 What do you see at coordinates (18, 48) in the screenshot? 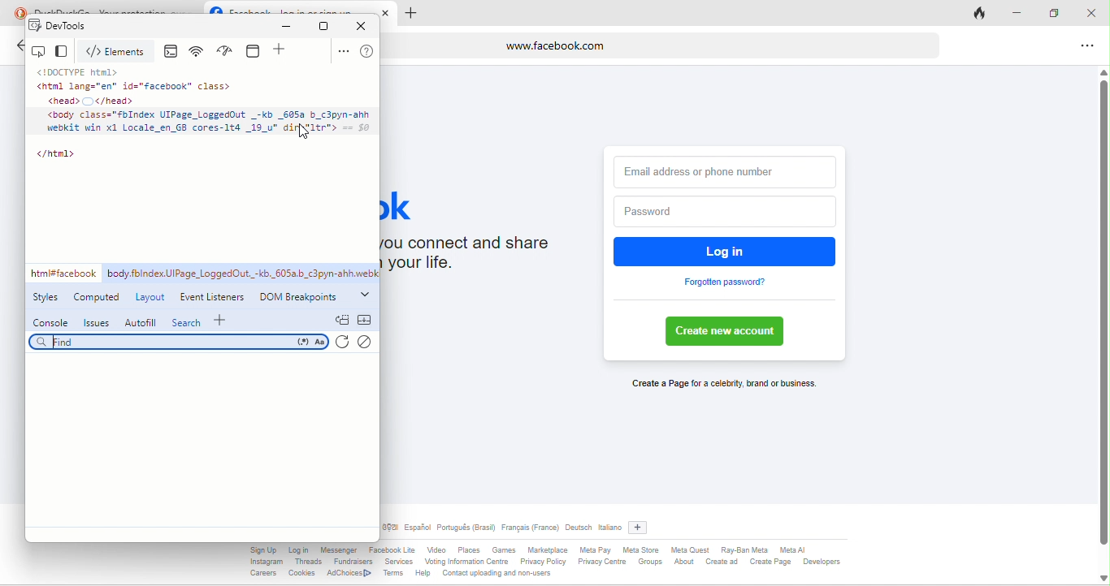
I see `back` at bounding box center [18, 48].